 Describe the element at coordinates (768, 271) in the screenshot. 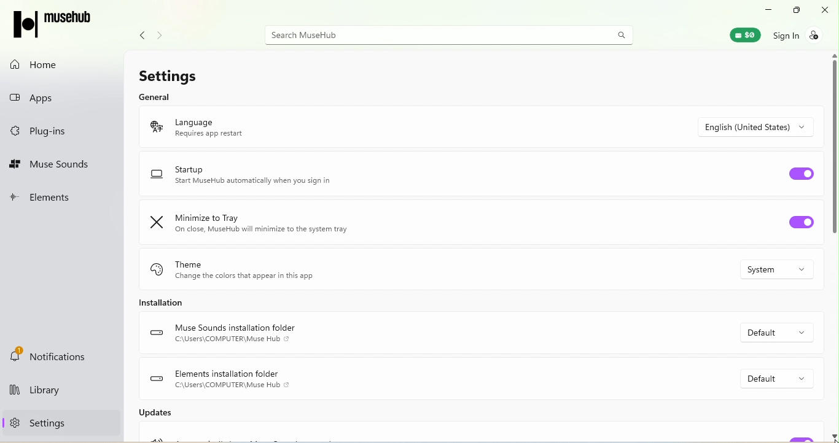

I see `Drop down menu` at that location.